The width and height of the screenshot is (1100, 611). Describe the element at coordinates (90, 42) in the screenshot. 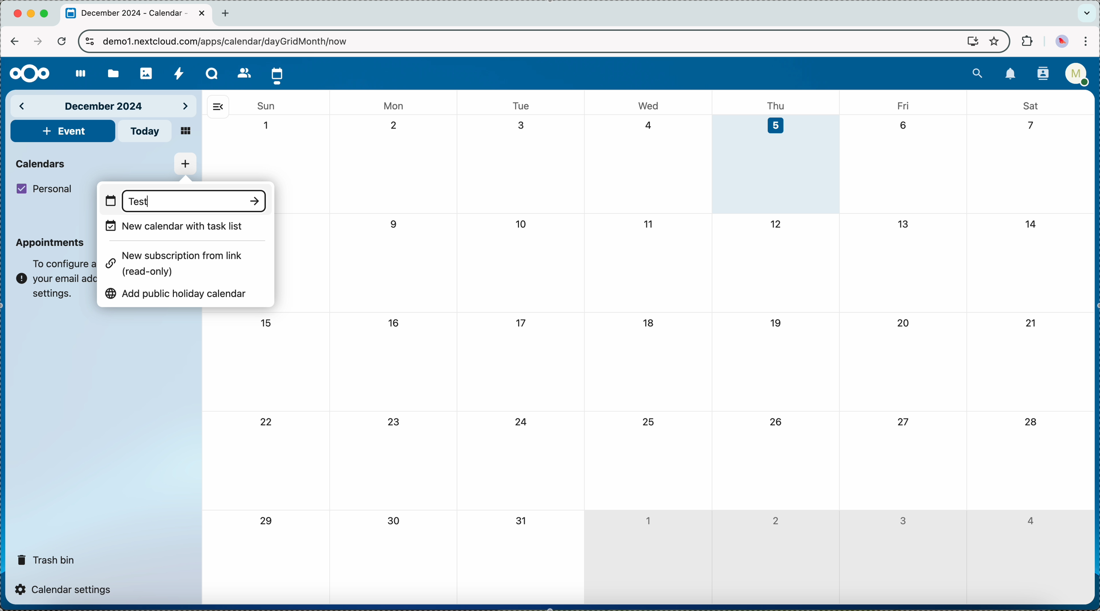

I see `controls` at that location.